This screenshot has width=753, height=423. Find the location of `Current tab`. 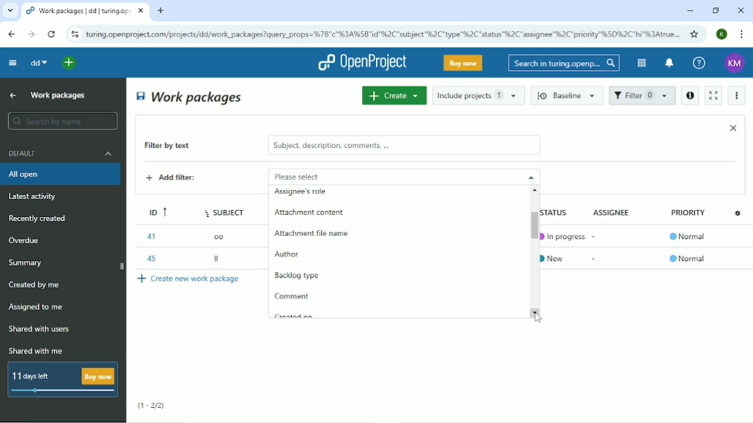

Current tab is located at coordinates (86, 11).